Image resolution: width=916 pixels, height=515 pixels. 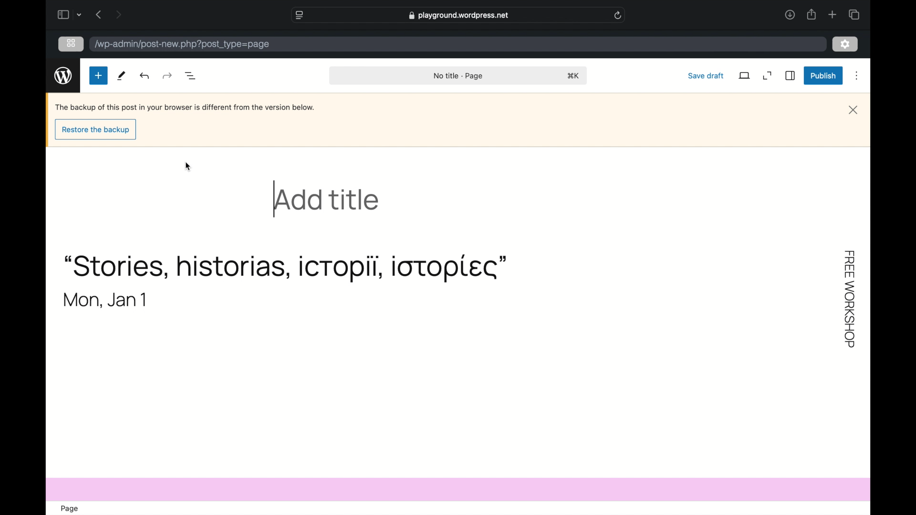 I want to click on new, so click(x=98, y=75).